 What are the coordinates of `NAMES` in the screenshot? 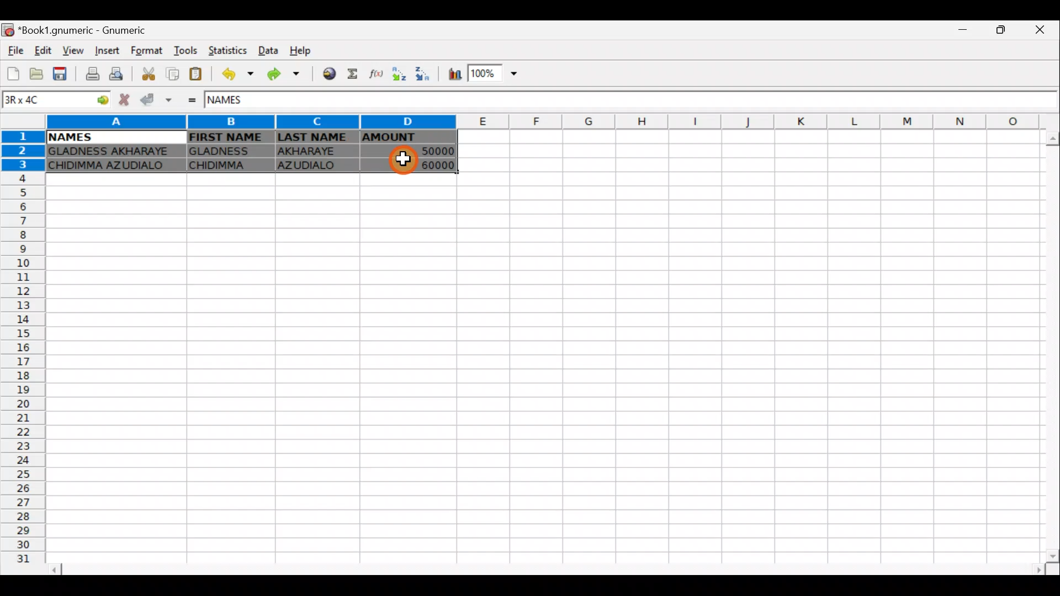 It's located at (69, 137).